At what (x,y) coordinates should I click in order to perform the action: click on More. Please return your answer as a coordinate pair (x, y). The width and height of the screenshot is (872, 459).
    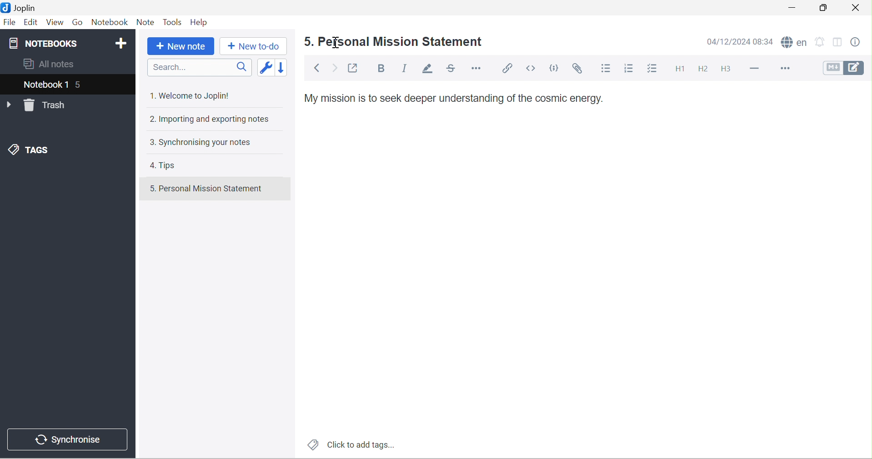
    Looking at the image, I should click on (785, 68).